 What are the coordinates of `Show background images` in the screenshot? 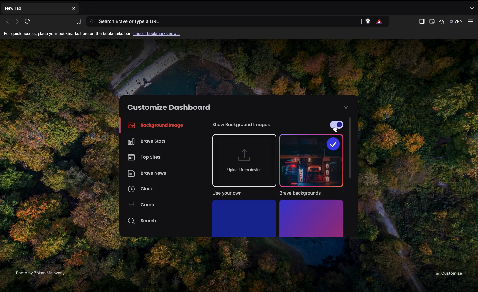 It's located at (243, 125).